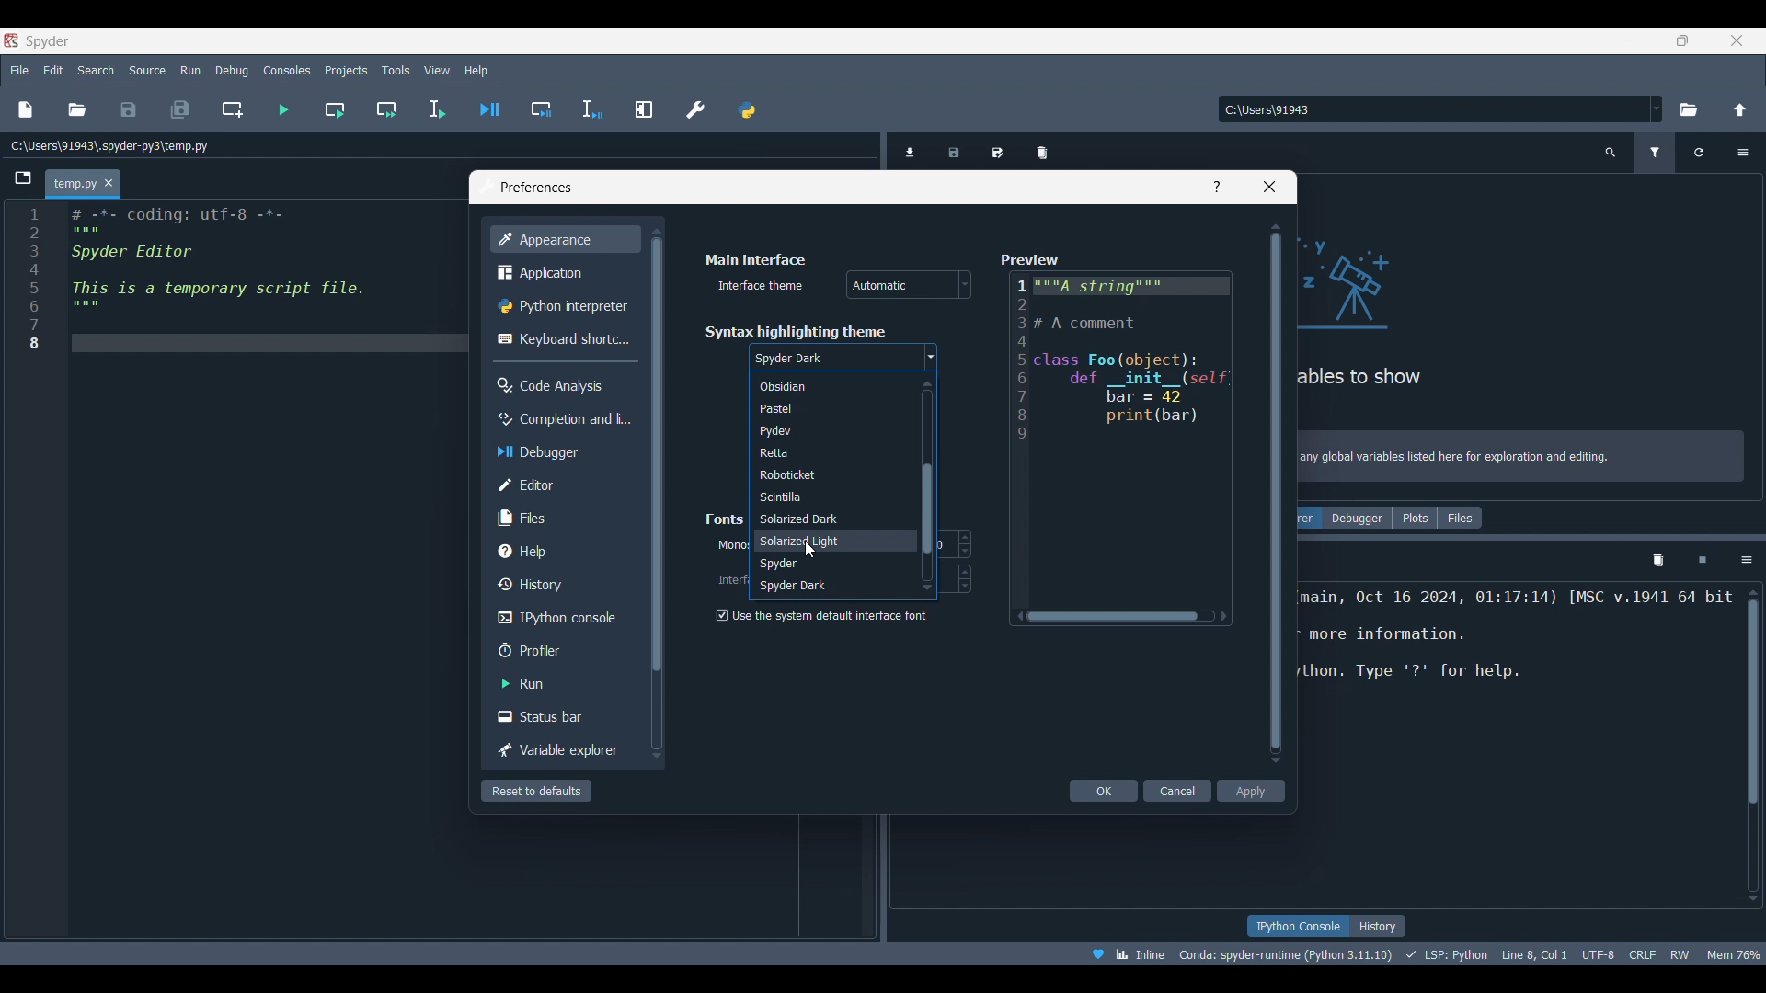  Describe the element at coordinates (541, 109) in the screenshot. I see `Debug cell` at that location.